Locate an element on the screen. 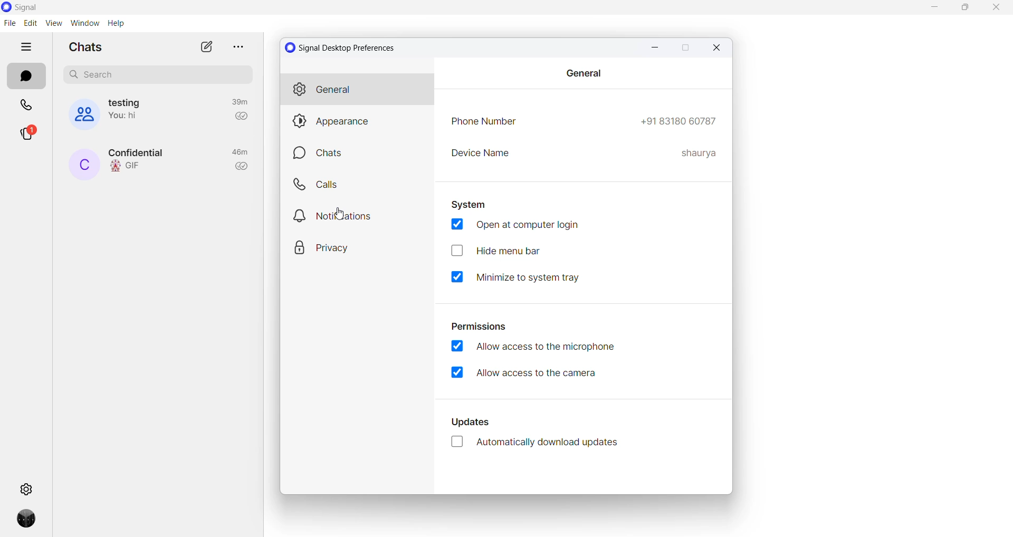  last active time is located at coordinates (238, 102).